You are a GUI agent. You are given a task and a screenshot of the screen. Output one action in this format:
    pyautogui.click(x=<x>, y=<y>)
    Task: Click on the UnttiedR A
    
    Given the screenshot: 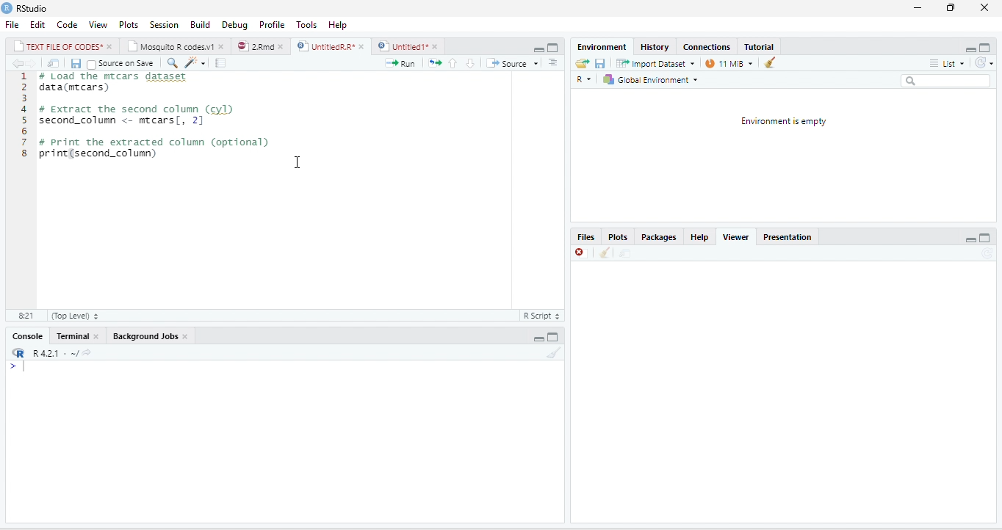 What is the action you would take?
    pyautogui.click(x=325, y=46)
    